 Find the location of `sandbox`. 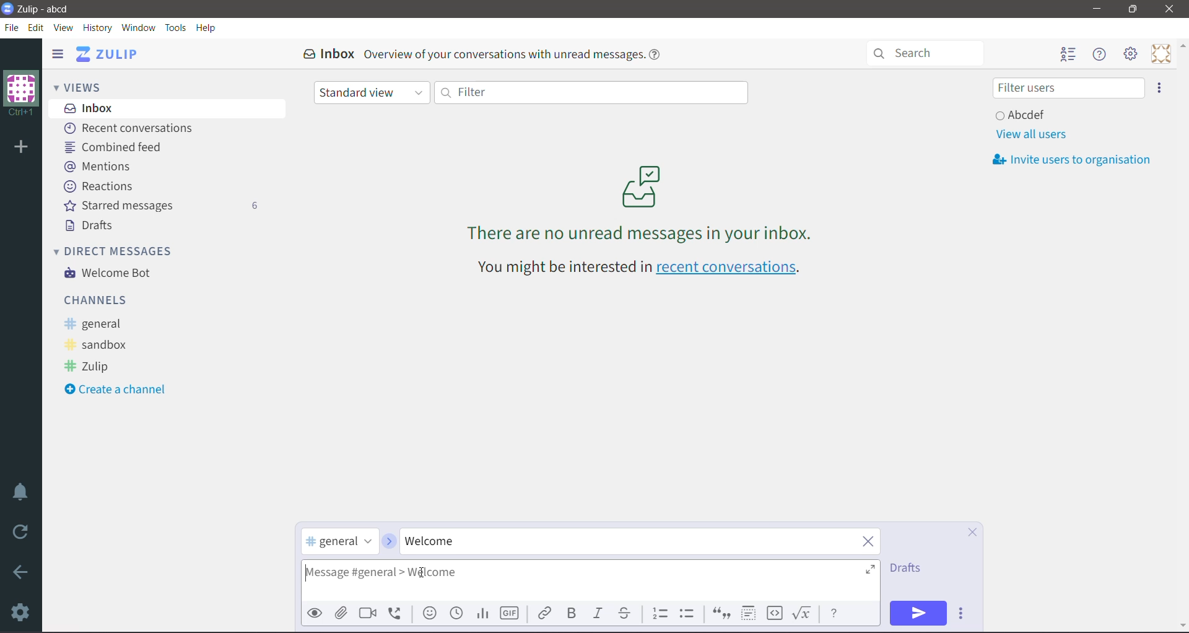

sandbox is located at coordinates (101, 346).